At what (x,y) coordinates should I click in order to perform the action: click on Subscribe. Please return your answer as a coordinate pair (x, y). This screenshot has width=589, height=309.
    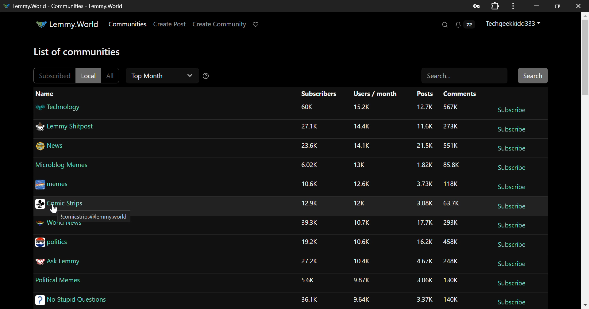
    Looking at the image, I should click on (511, 149).